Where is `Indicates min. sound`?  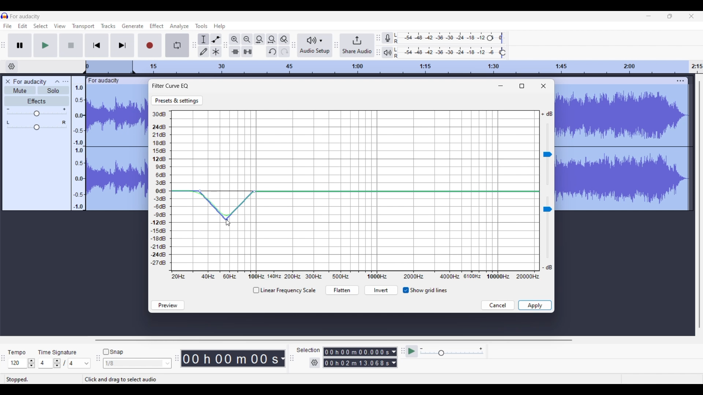 Indicates min. sound is located at coordinates (547, 267).